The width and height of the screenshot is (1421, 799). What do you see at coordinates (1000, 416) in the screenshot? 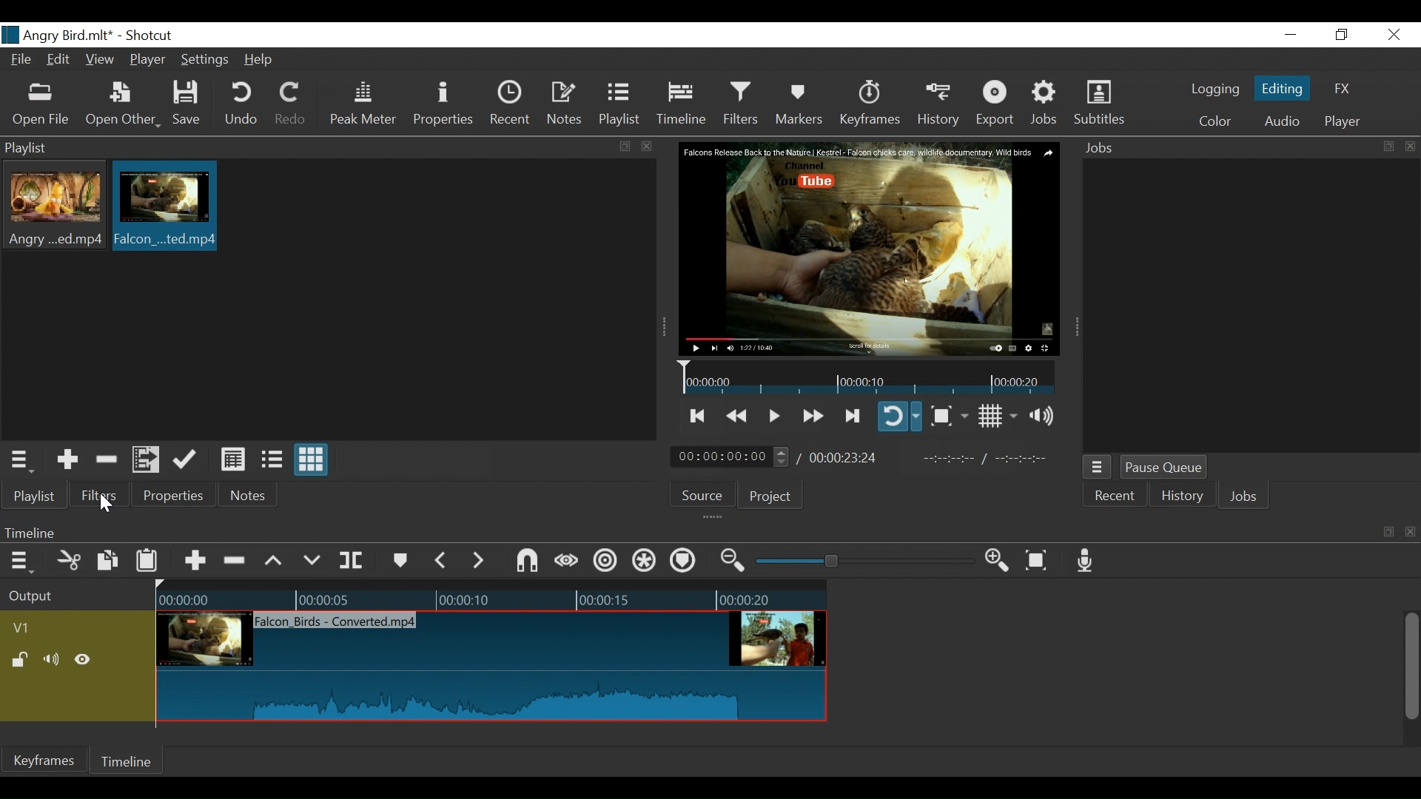
I see `Toggle display grid on player` at bounding box center [1000, 416].